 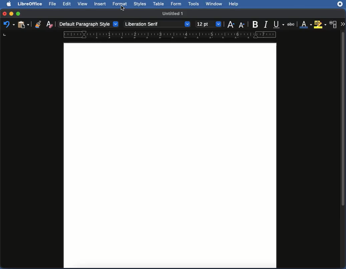 What do you see at coordinates (170, 156) in the screenshot?
I see `Portrait canvas` at bounding box center [170, 156].